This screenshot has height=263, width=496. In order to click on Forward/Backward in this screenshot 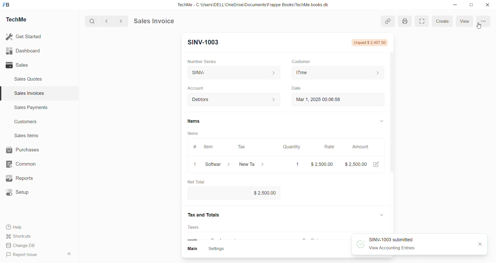, I will do `click(114, 21)`.